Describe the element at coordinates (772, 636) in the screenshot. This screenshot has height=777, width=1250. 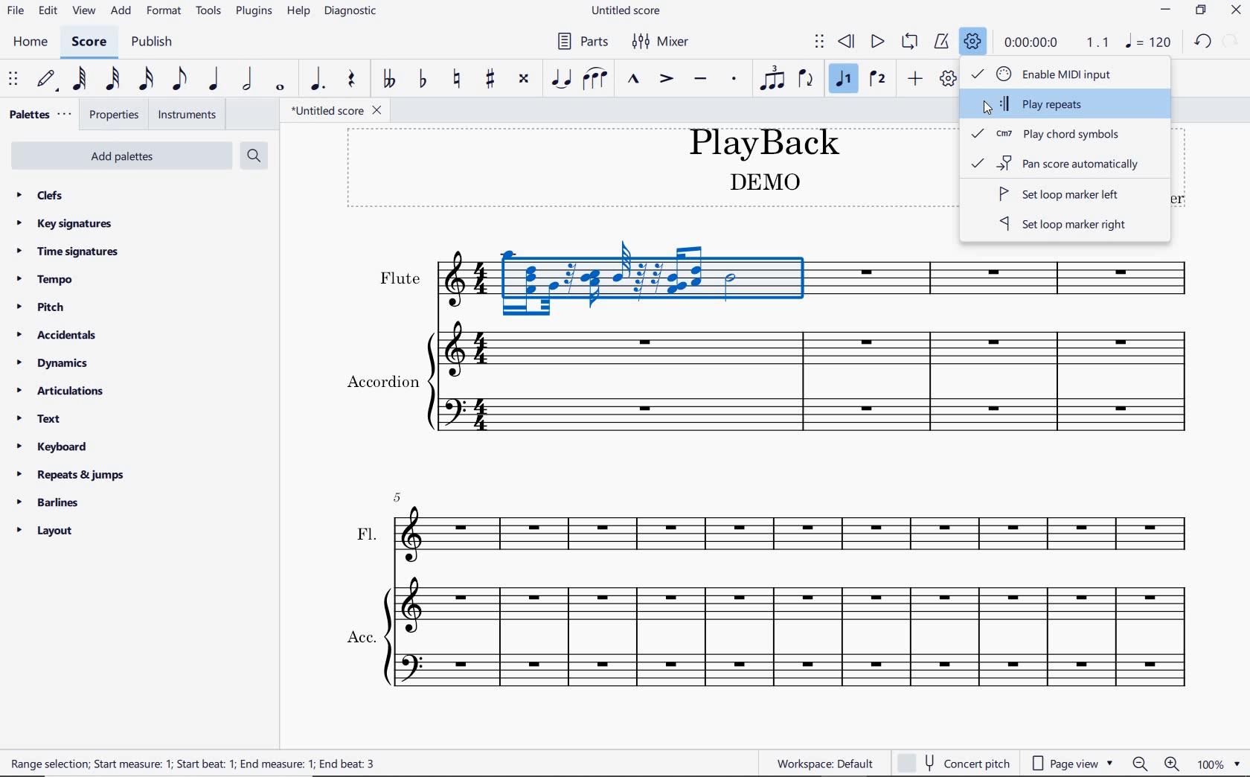
I see `ACC.` at that location.